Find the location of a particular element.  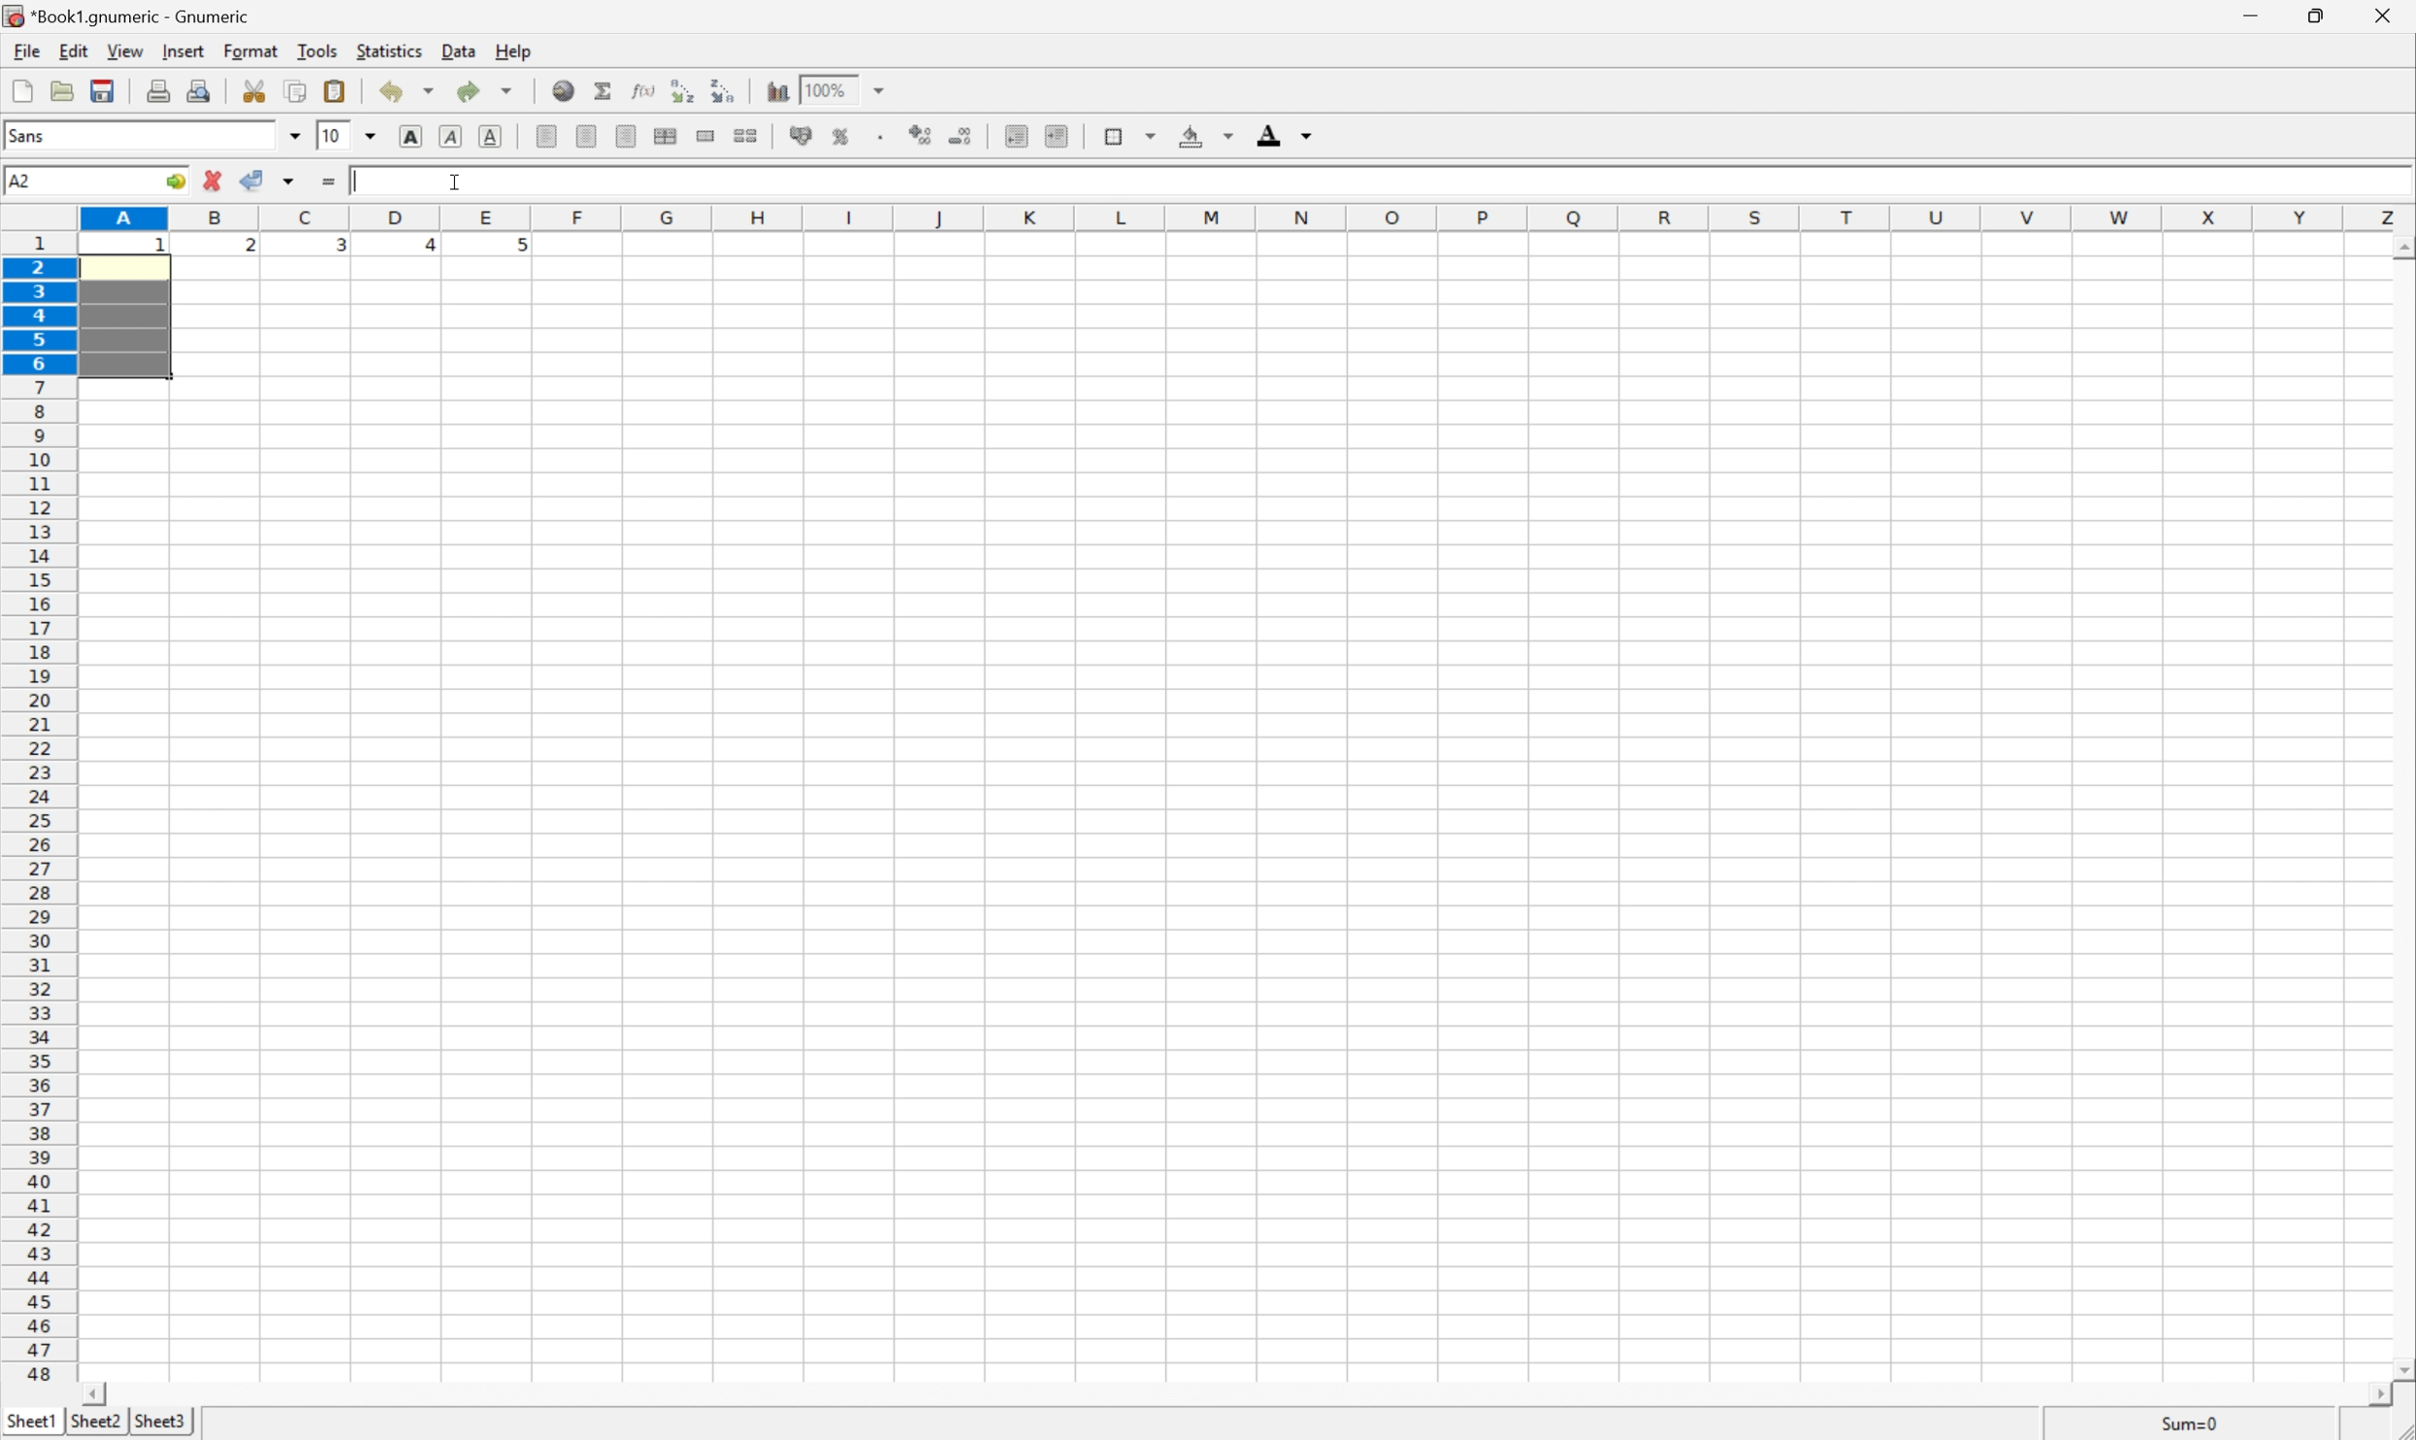

insert is located at coordinates (183, 49).